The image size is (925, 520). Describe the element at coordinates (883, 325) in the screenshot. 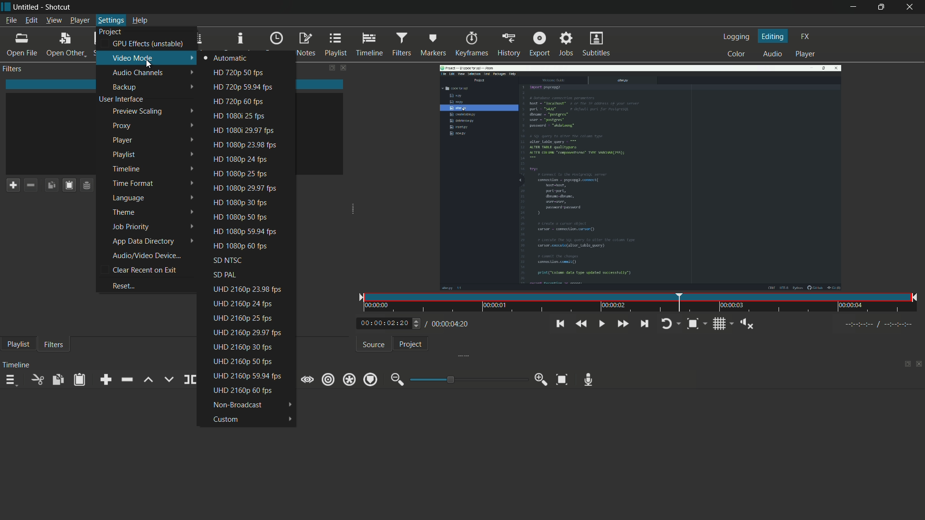

I see `` at that location.